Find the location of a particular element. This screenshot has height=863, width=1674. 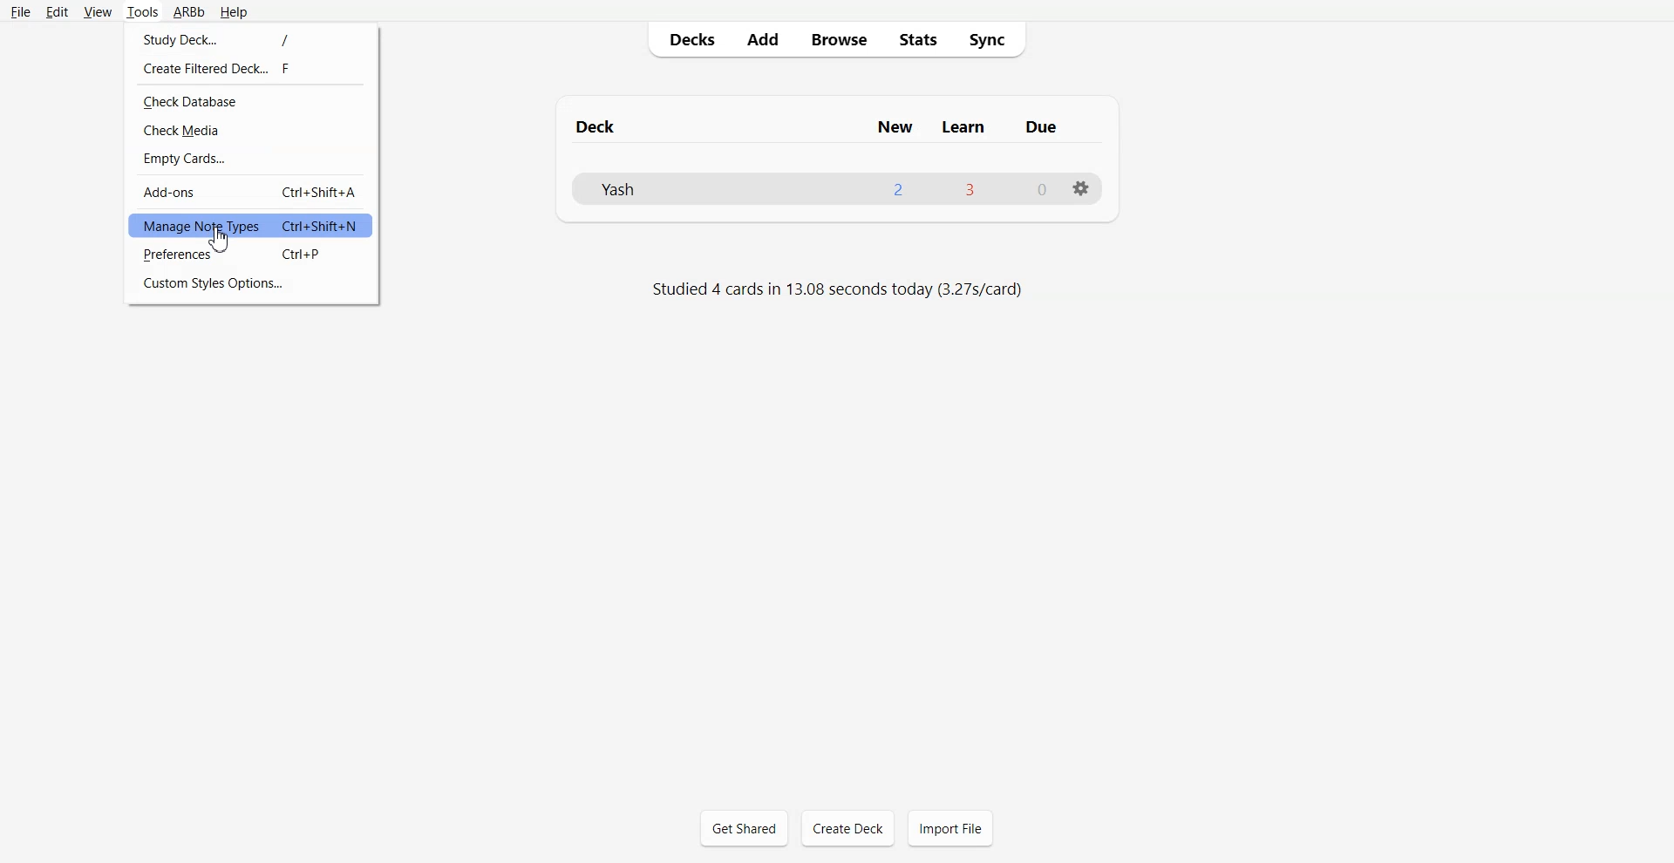

Add-ons is located at coordinates (252, 191).